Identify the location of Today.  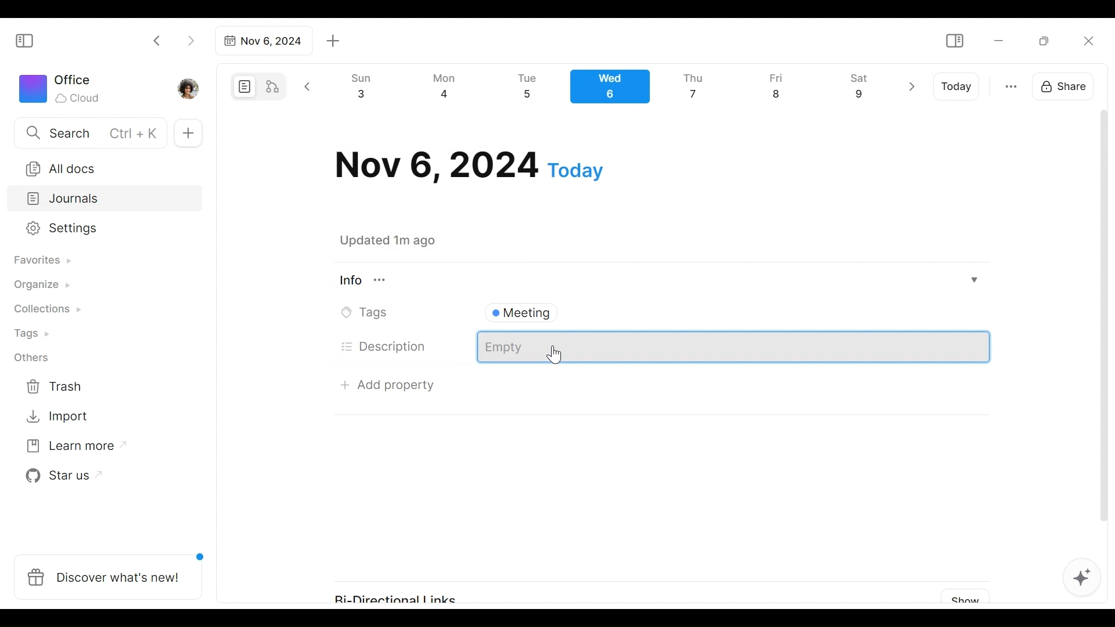
(958, 87).